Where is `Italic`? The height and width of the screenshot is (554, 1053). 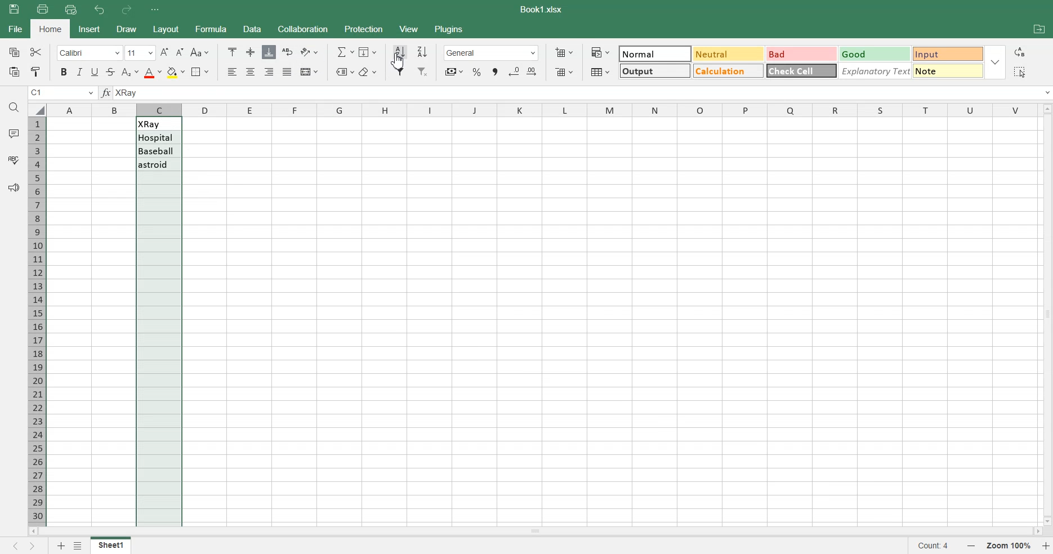 Italic is located at coordinates (80, 72).